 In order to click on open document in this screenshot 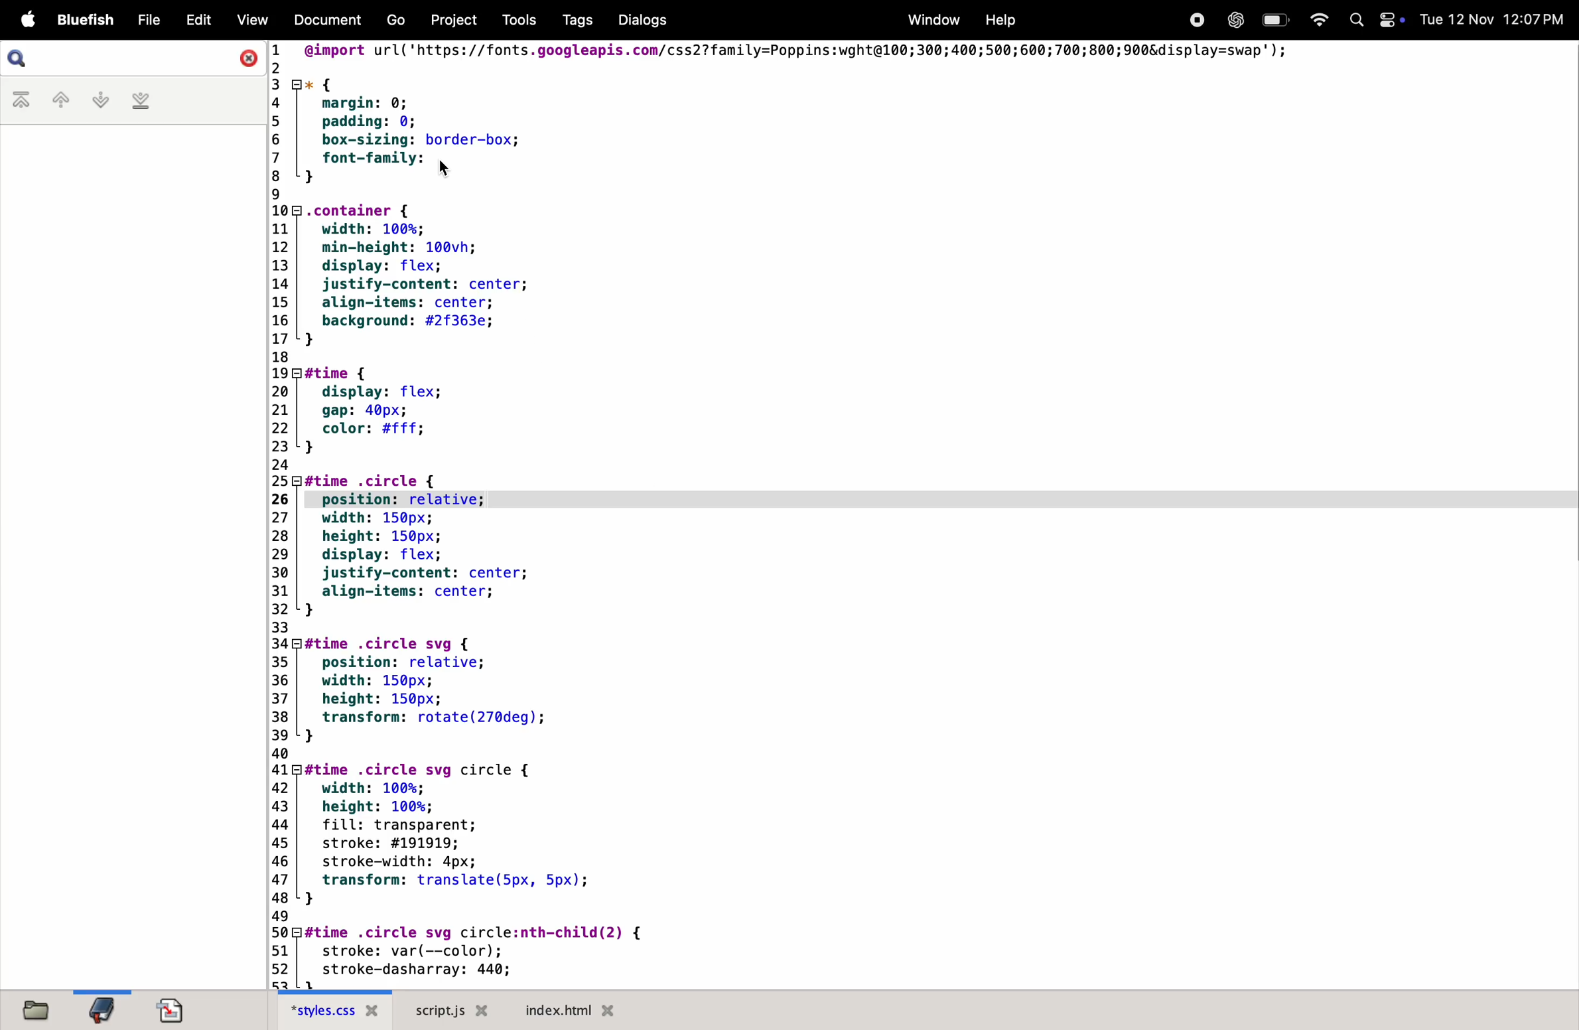, I will do `click(171, 1007)`.